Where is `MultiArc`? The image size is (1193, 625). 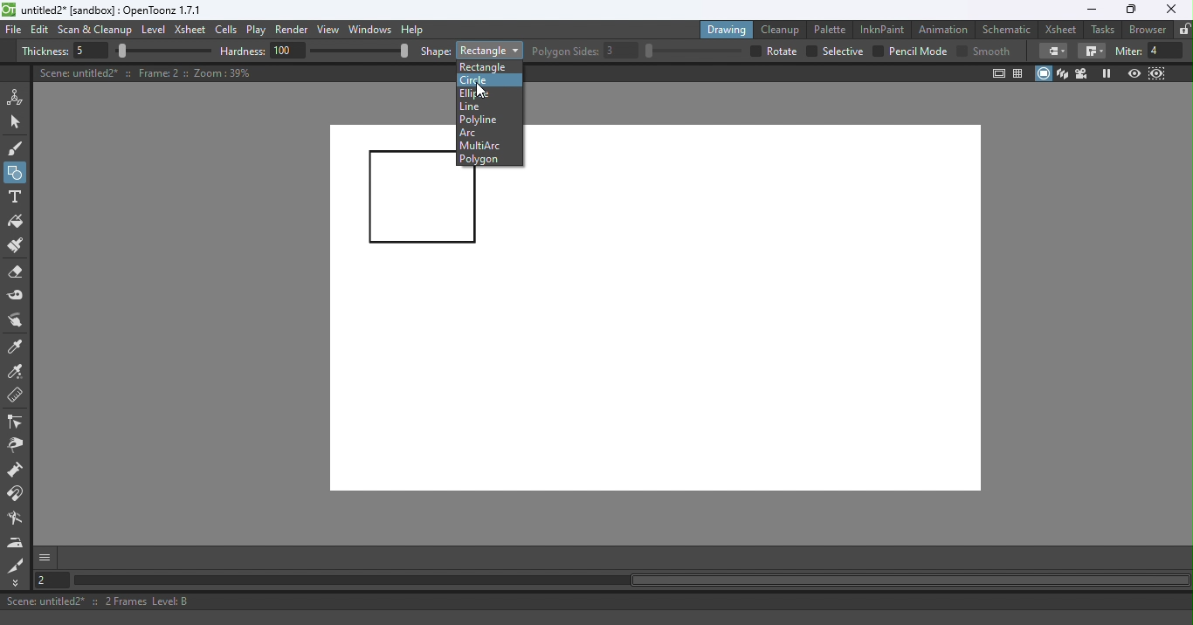 MultiArc is located at coordinates (486, 146).